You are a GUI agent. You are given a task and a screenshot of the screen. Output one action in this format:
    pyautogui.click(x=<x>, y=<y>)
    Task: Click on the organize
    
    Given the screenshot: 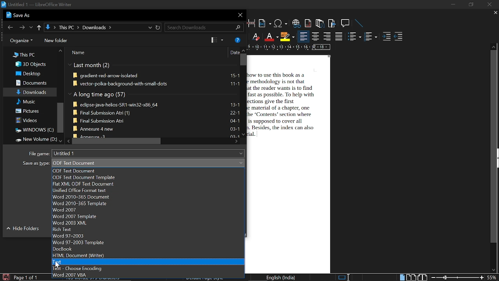 What is the action you would take?
    pyautogui.click(x=19, y=41)
    